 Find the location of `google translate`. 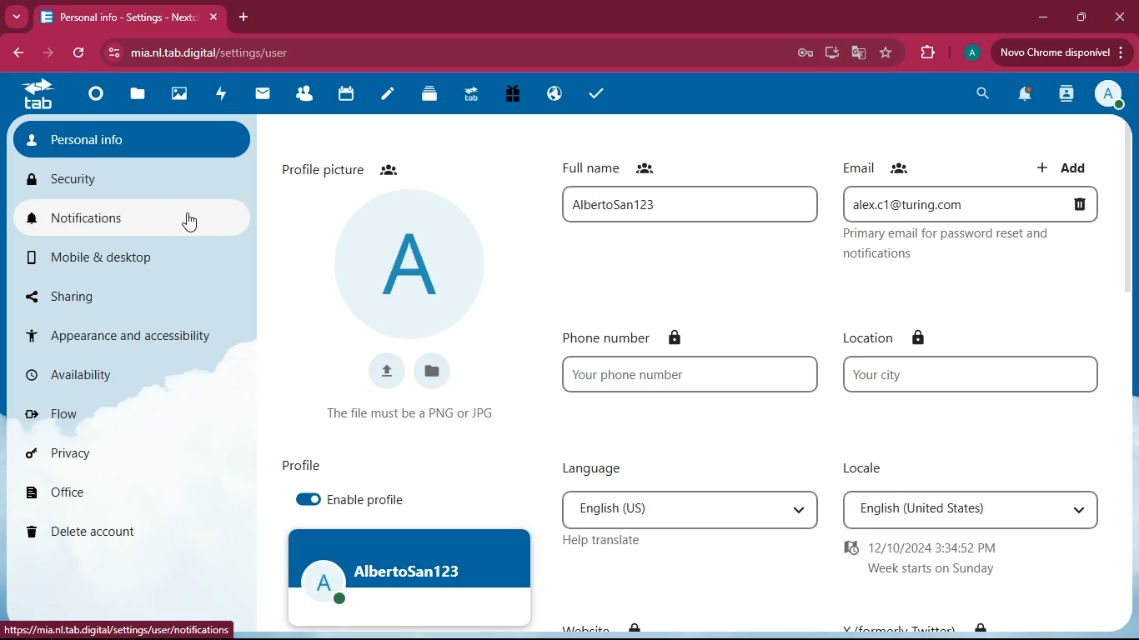

google translate is located at coordinates (857, 51).